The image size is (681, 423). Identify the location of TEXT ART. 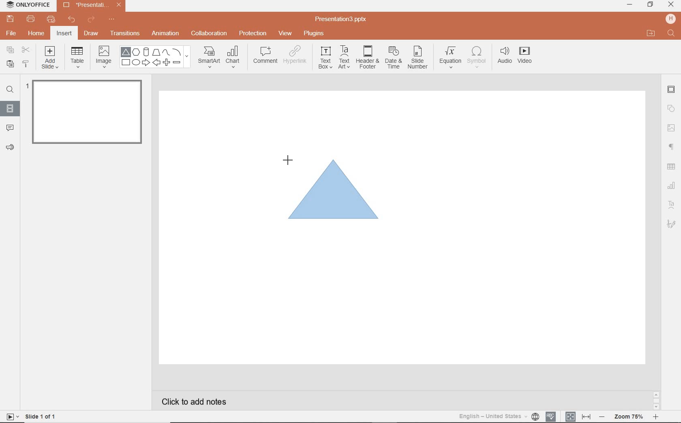
(343, 58).